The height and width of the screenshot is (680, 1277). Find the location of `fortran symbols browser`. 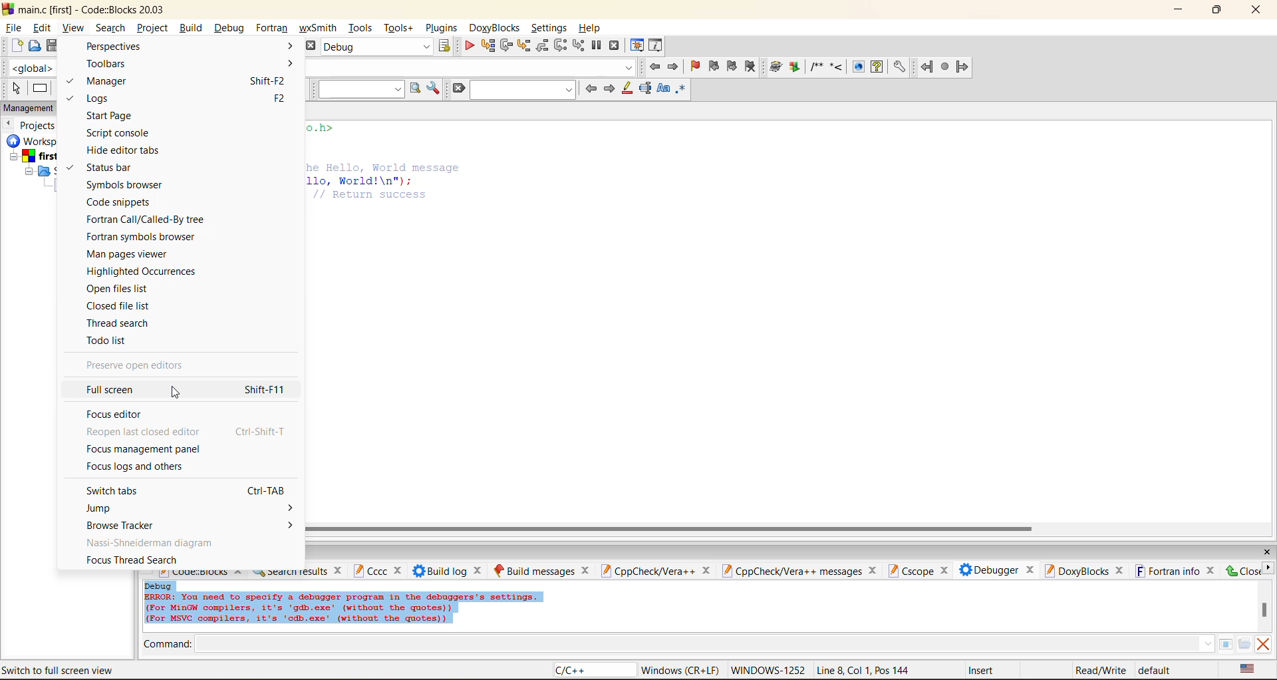

fortran symbols browser is located at coordinates (144, 238).